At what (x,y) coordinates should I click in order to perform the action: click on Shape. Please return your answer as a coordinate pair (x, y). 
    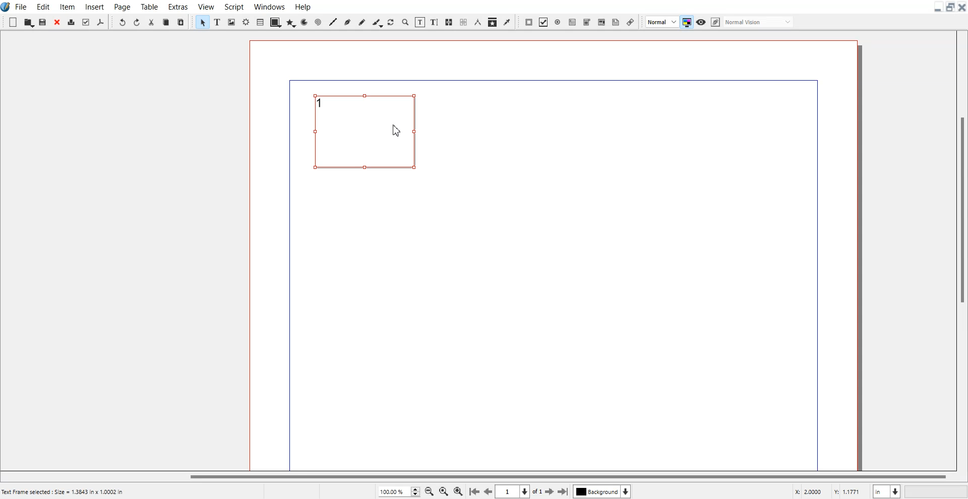
    Looking at the image, I should click on (276, 22).